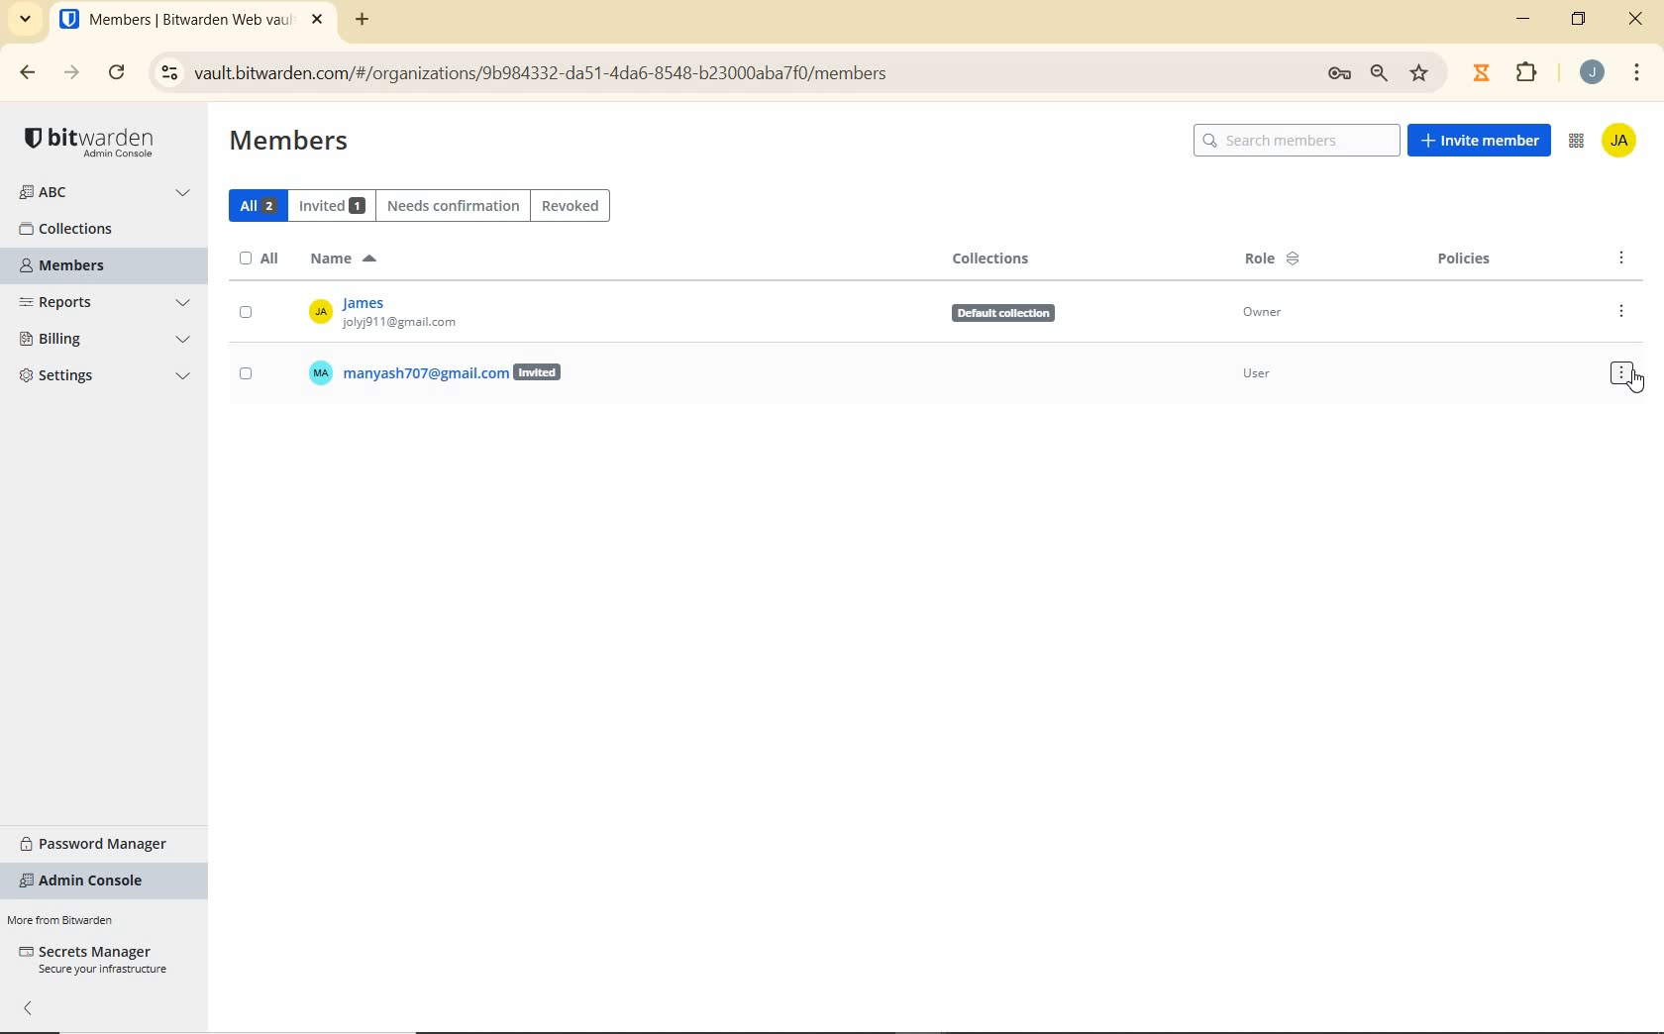 This screenshot has height=1034, width=1664. What do you see at coordinates (106, 341) in the screenshot?
I see `BILLING` at bounding box center [106, 341].